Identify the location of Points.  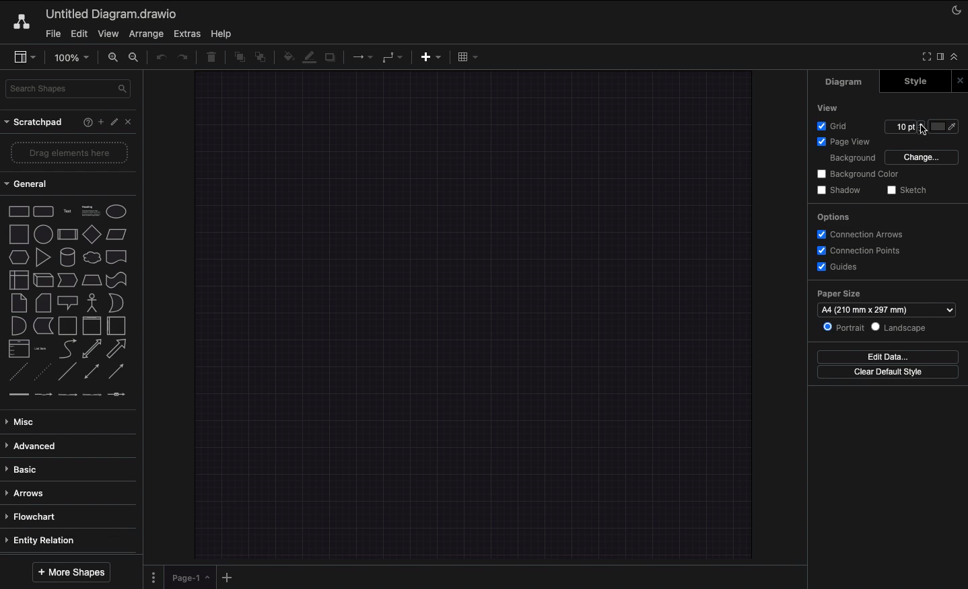
(905, 126).